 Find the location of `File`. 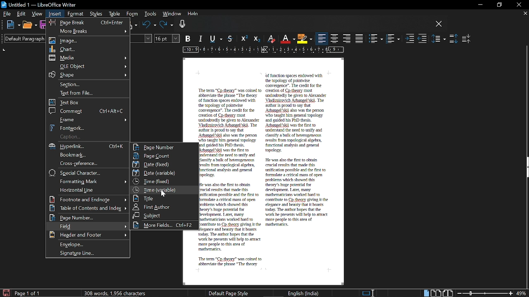

File is located at coordinates (7, 13).